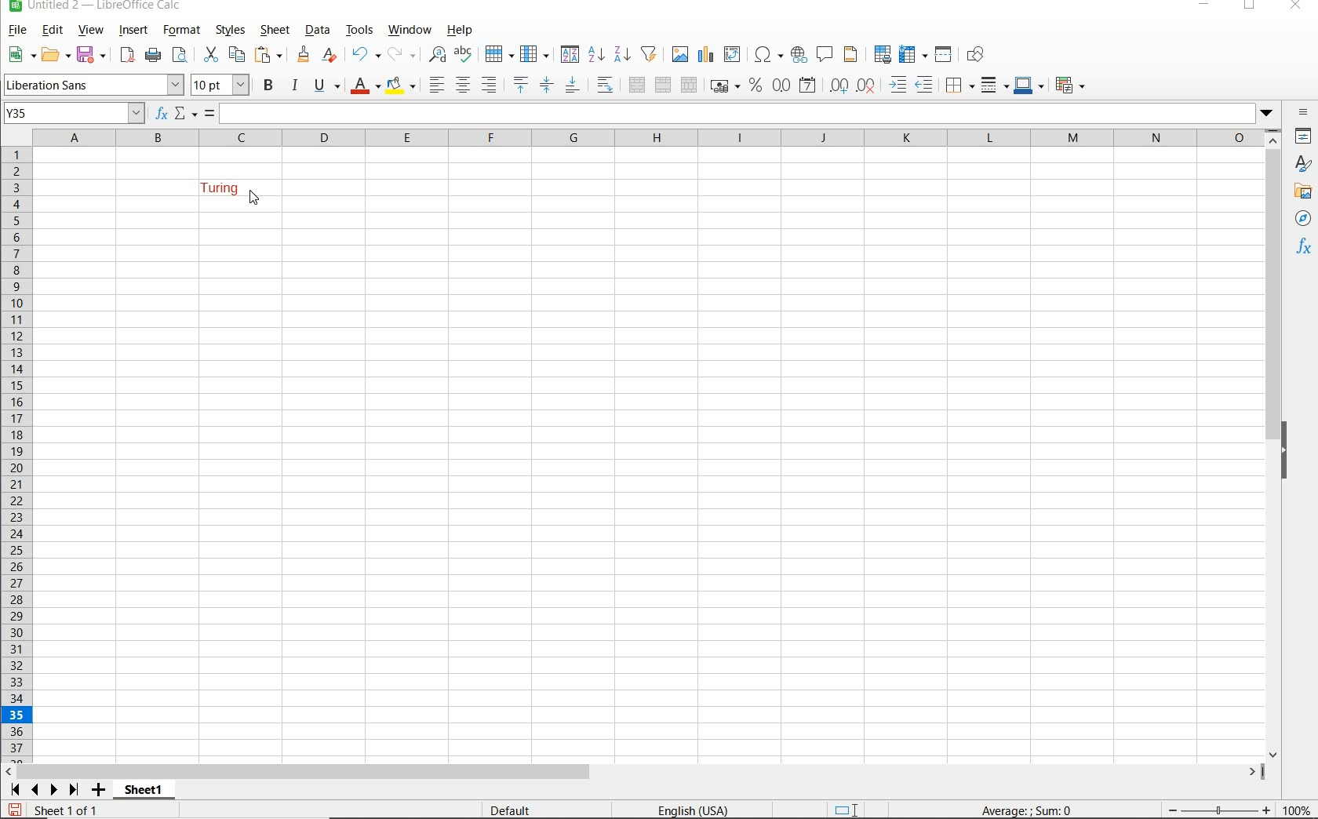 This screenshot has width=1318, height=819. I want to click on SIDEBAR SETTINGS, so click(1305, 111).